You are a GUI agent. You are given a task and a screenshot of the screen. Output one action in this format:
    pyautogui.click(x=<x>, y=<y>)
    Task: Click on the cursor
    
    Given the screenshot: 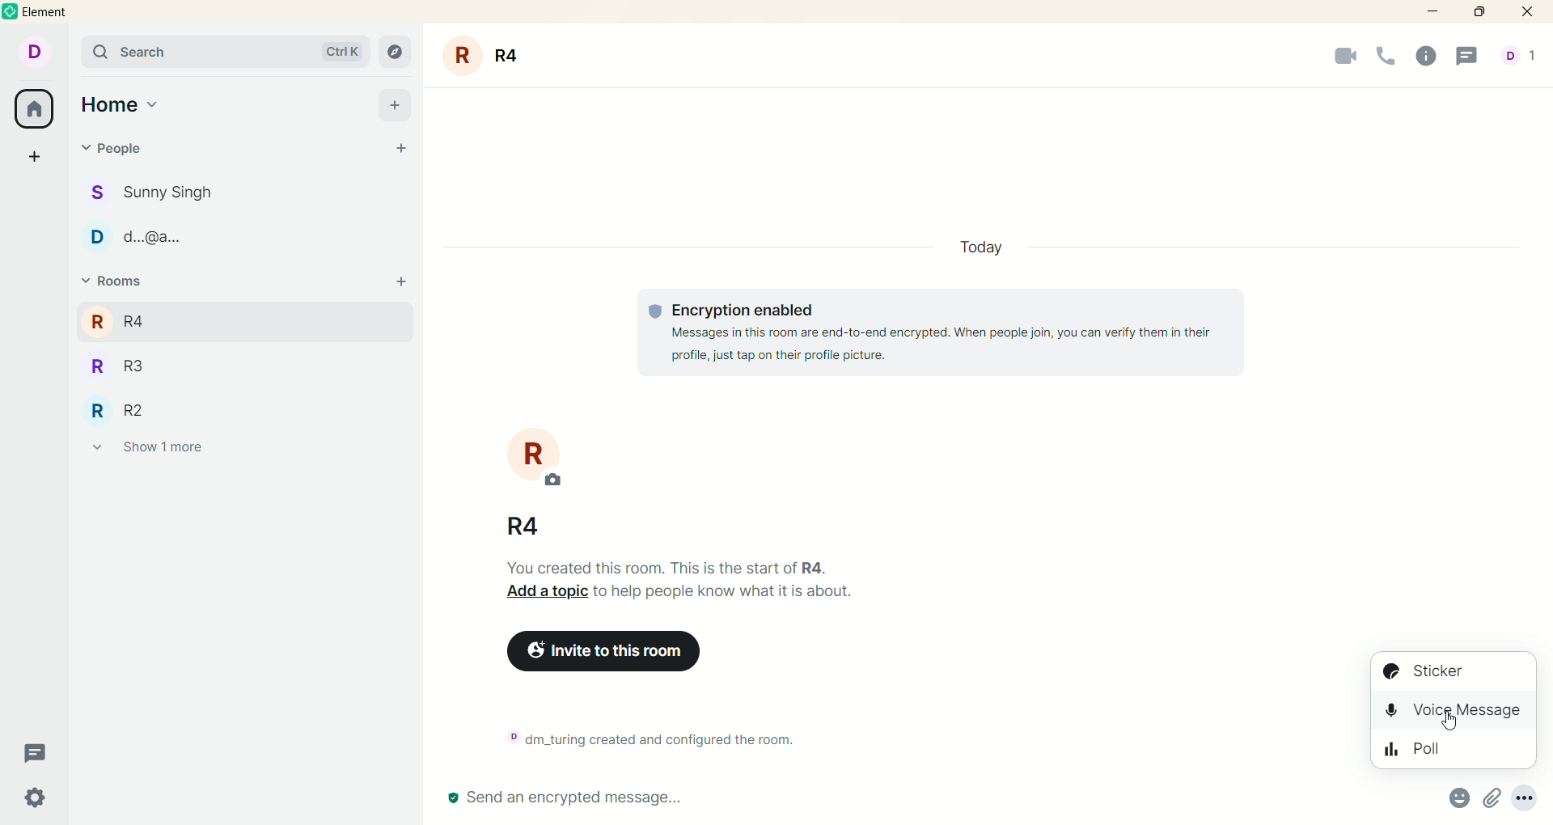 What is the action you would take?
    pyautogui.click(x=1445, y=724)
    